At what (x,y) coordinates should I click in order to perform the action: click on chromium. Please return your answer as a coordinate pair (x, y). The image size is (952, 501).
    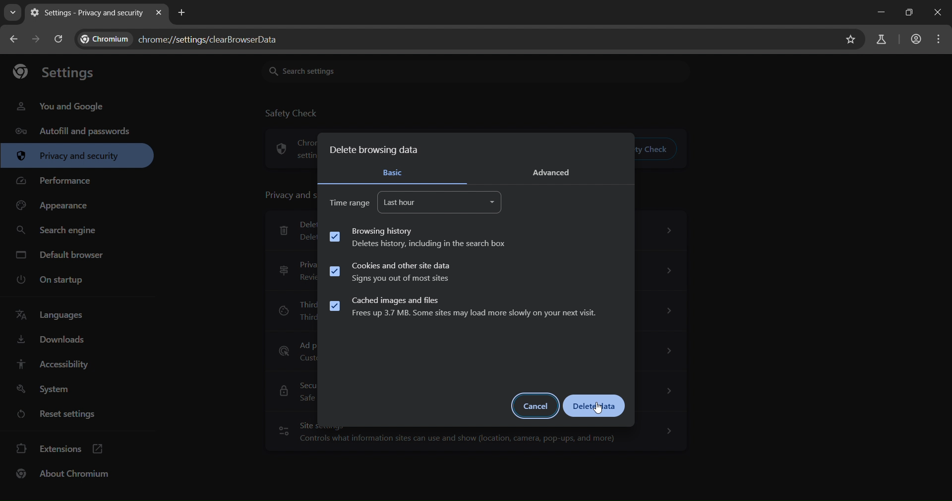
    Looking at the image, I should click on (105, 38).